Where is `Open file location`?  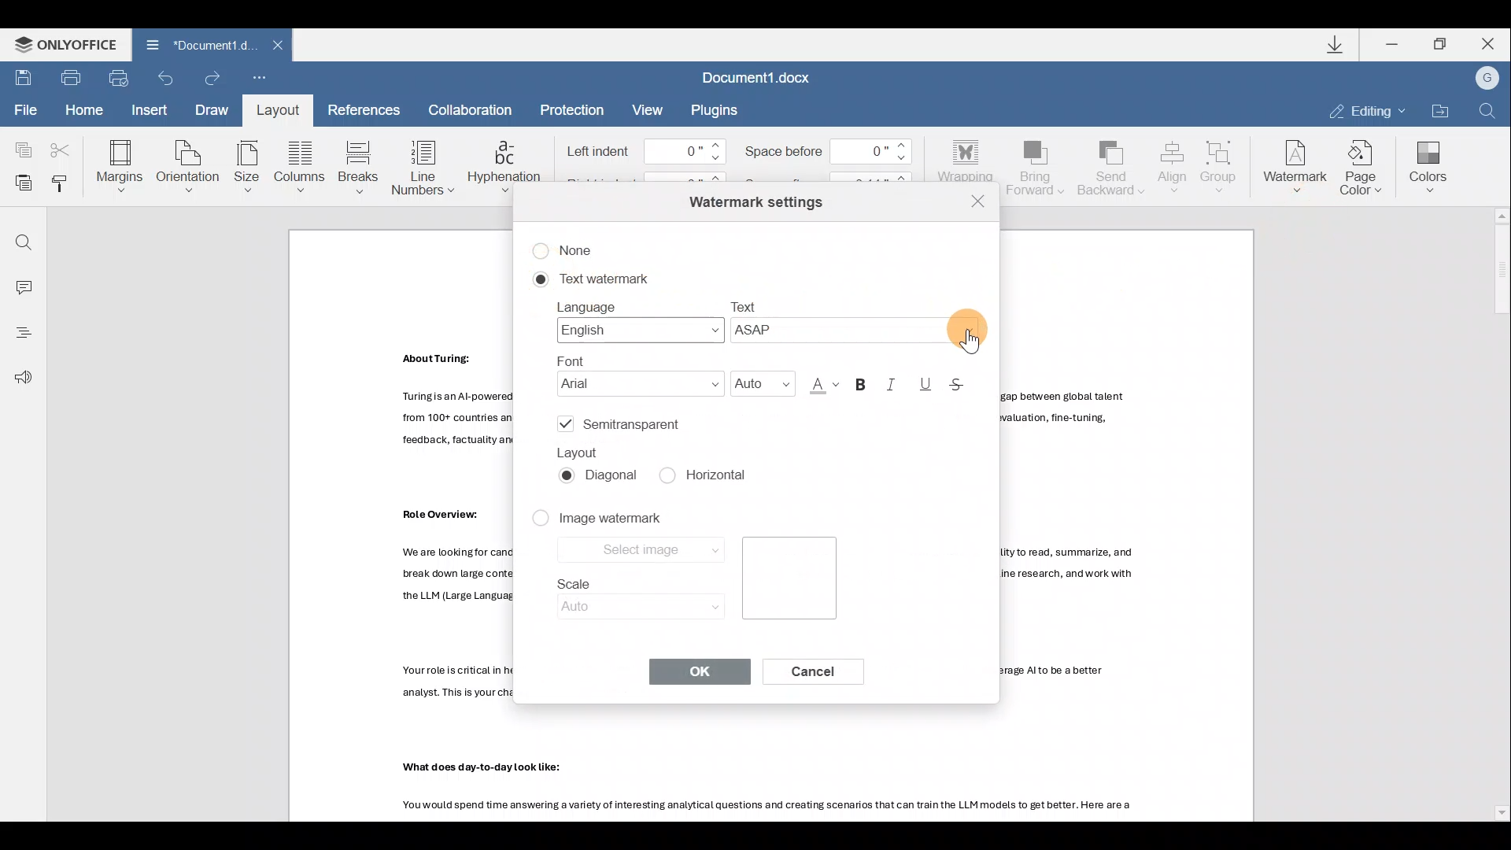
Open file location is located at coordinates (1437, 106).